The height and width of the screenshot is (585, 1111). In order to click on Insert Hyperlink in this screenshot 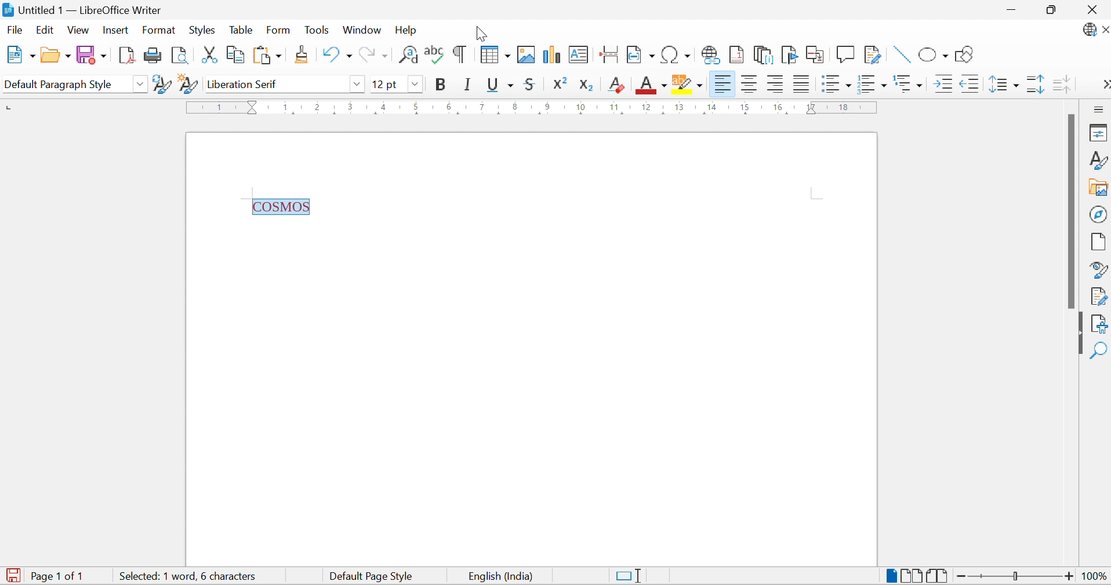, I will do `click(710, 54)`.